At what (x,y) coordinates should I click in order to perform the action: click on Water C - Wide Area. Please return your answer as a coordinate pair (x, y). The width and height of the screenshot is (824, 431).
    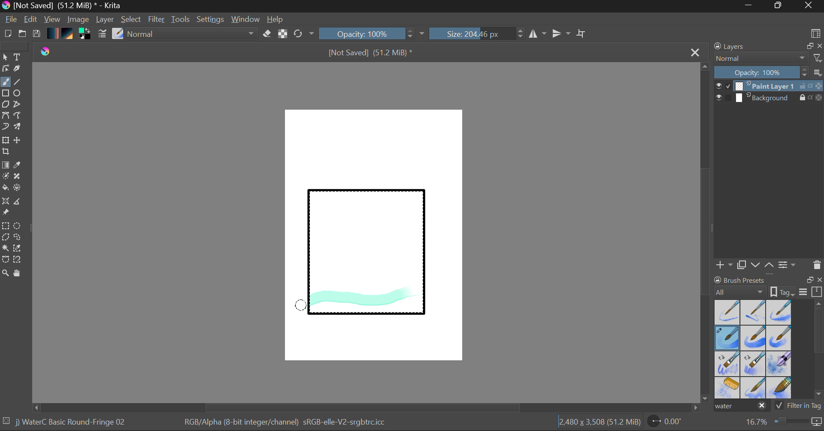
    Looking at the image, I should click on (780, 388).